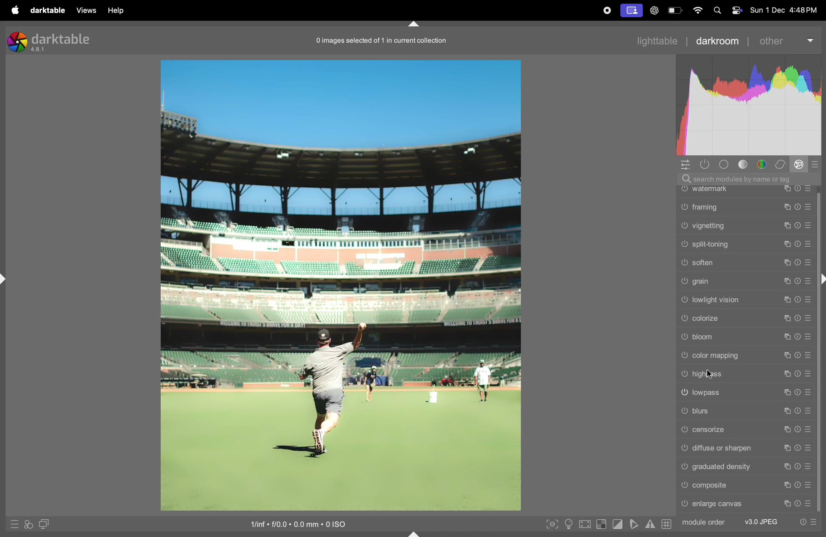  Describe the element at coordinates (744, 447) in the screenshot. I see `difuse shapen` at that location.